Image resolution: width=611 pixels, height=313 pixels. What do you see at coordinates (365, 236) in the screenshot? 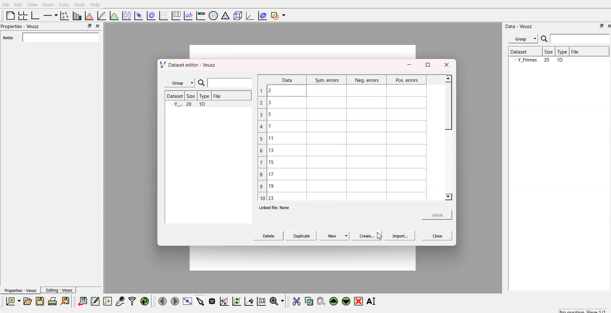
I see `Create... |;` at bounding box center [365, 236].